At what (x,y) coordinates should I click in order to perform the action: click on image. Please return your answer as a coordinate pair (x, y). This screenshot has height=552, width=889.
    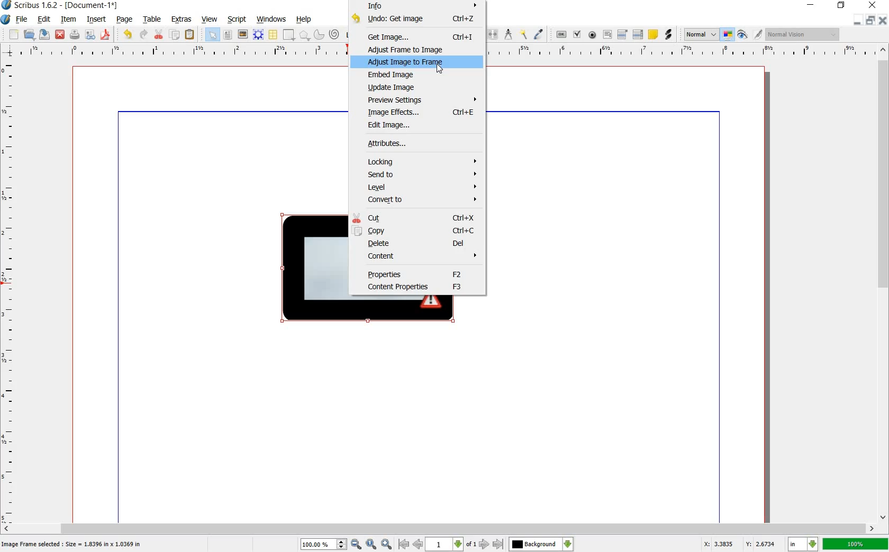
    Looking at the image, I should click on (242, 34).